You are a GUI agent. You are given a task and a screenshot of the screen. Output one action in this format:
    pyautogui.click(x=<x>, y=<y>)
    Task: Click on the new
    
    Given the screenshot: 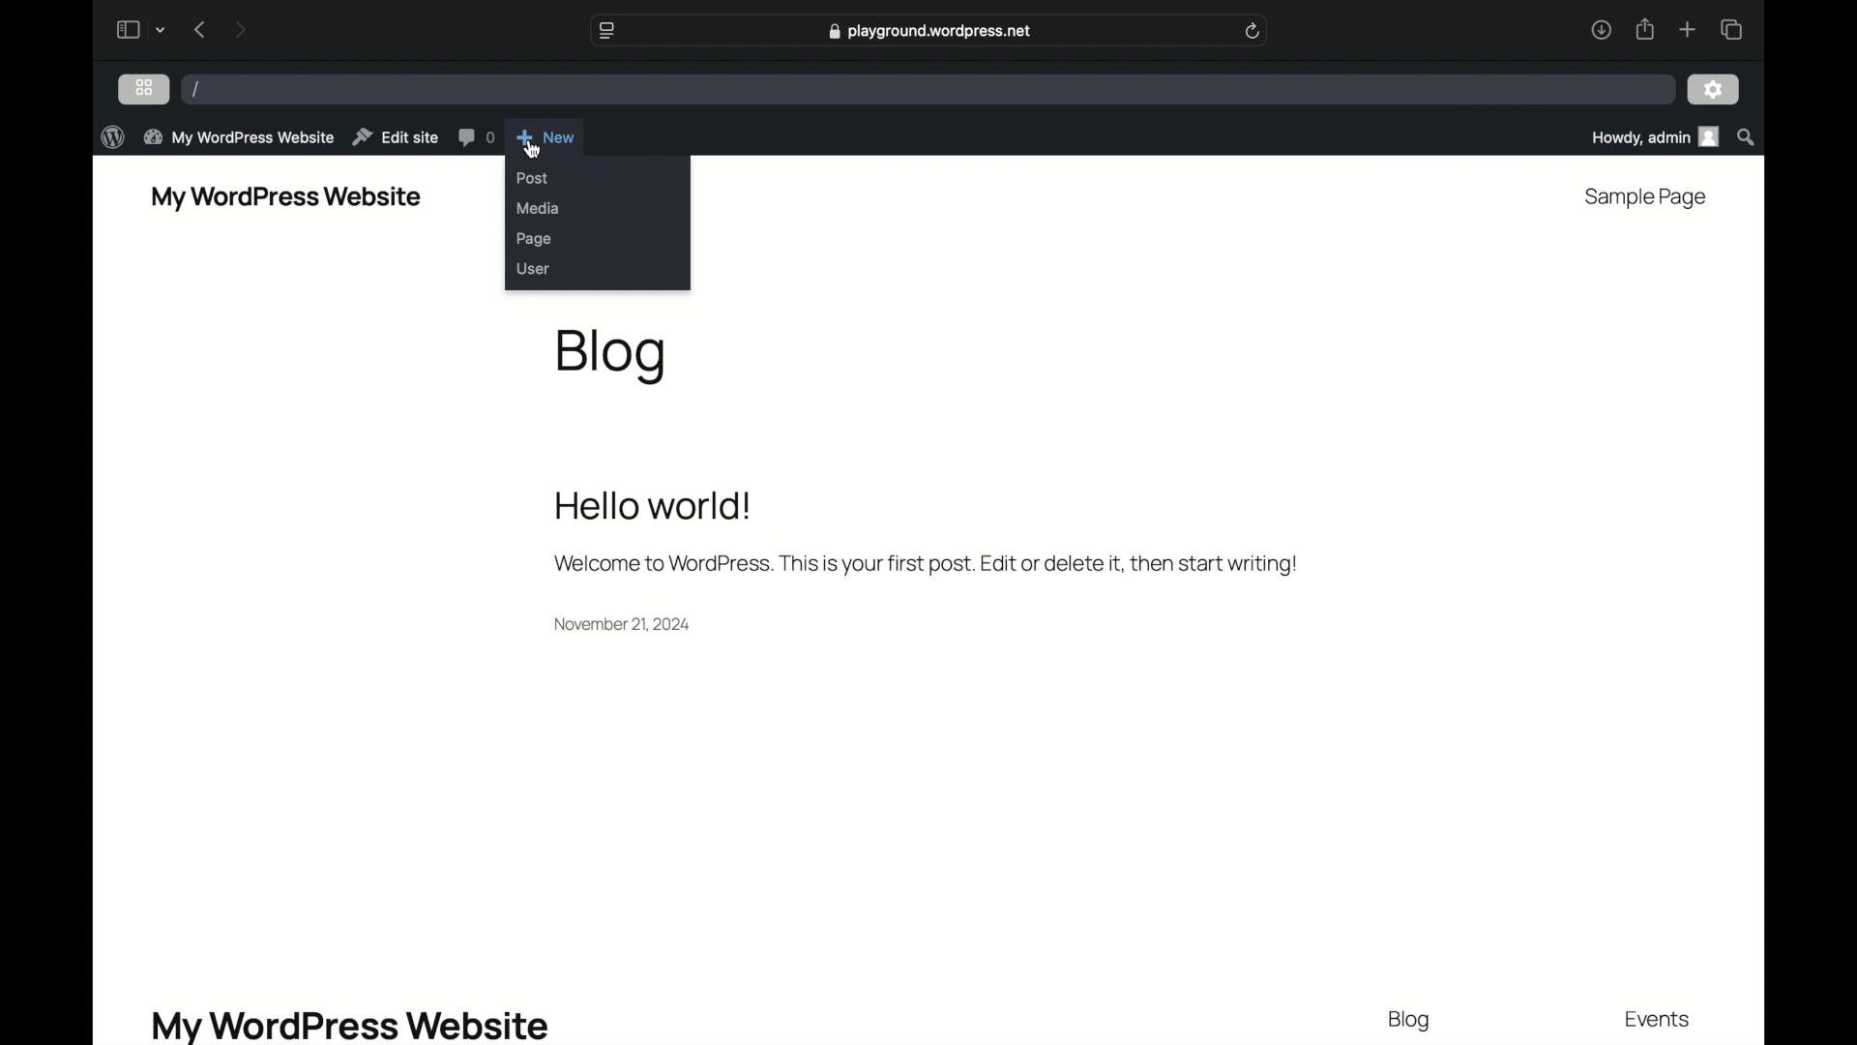 What is the action you would take?
    pyautogui.click(x=545, y=137)
    